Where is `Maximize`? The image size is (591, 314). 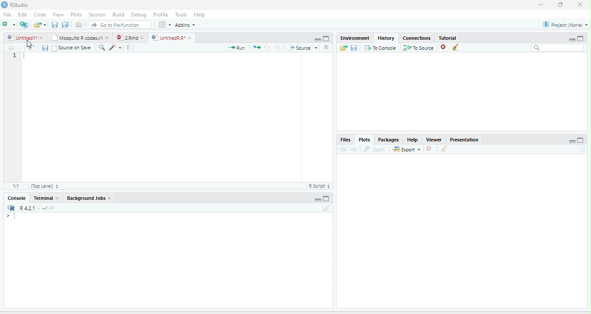
Maximize is located at coordinates (327, 38).